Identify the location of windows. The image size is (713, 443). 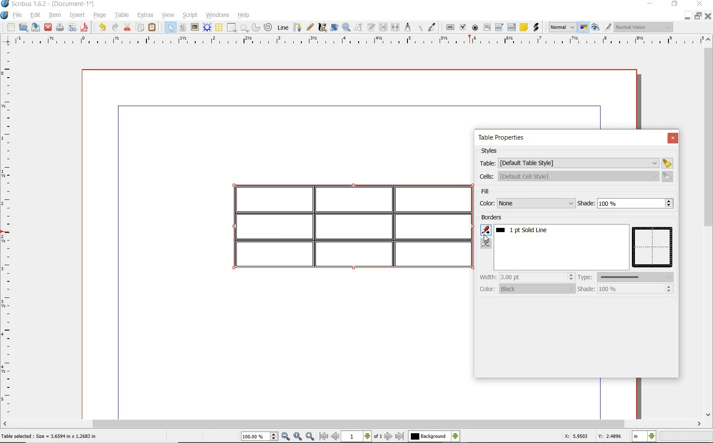
(218, 15).